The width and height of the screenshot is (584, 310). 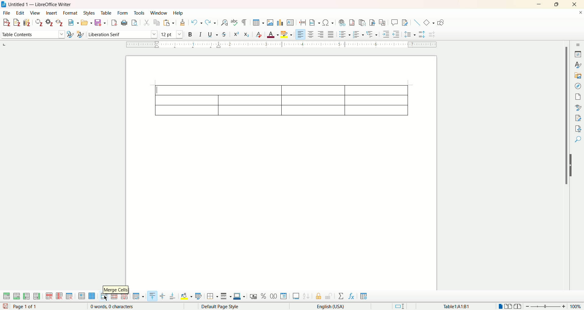 What do you see at coordinates (328, 23) in the screenshot?
I see `insert special character` at bounding box center [328, 23].